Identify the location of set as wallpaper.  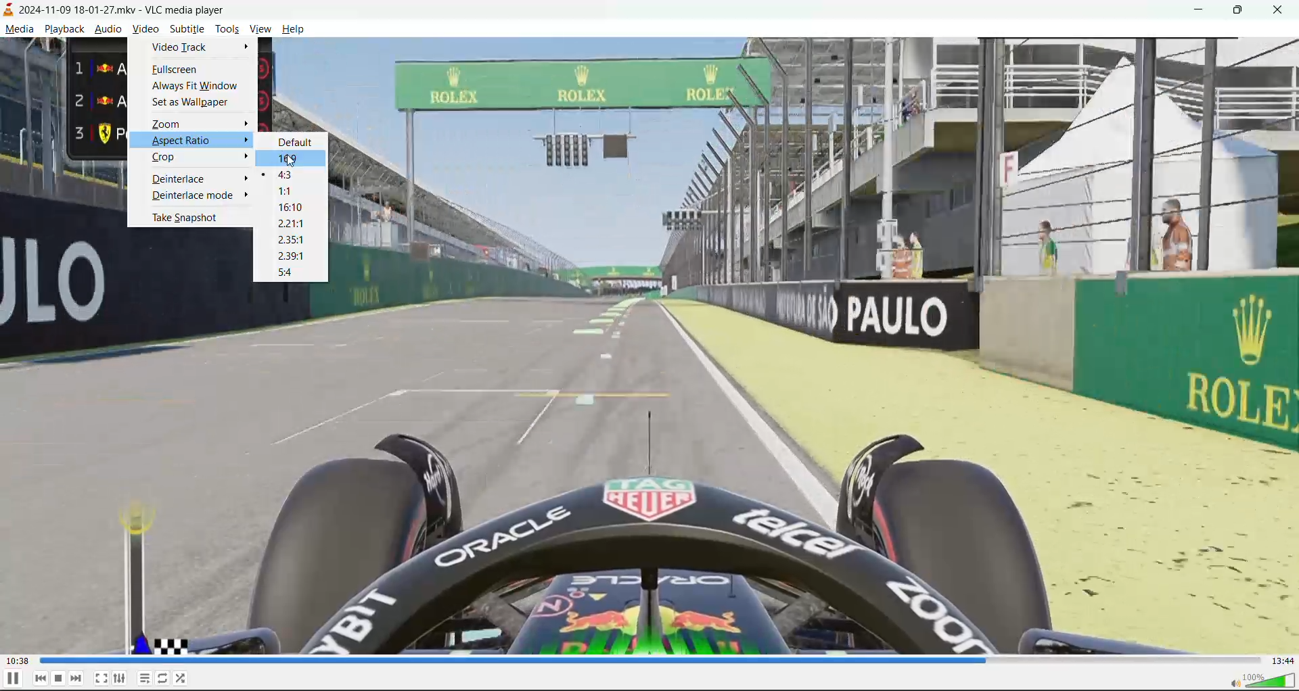
(192, 103).